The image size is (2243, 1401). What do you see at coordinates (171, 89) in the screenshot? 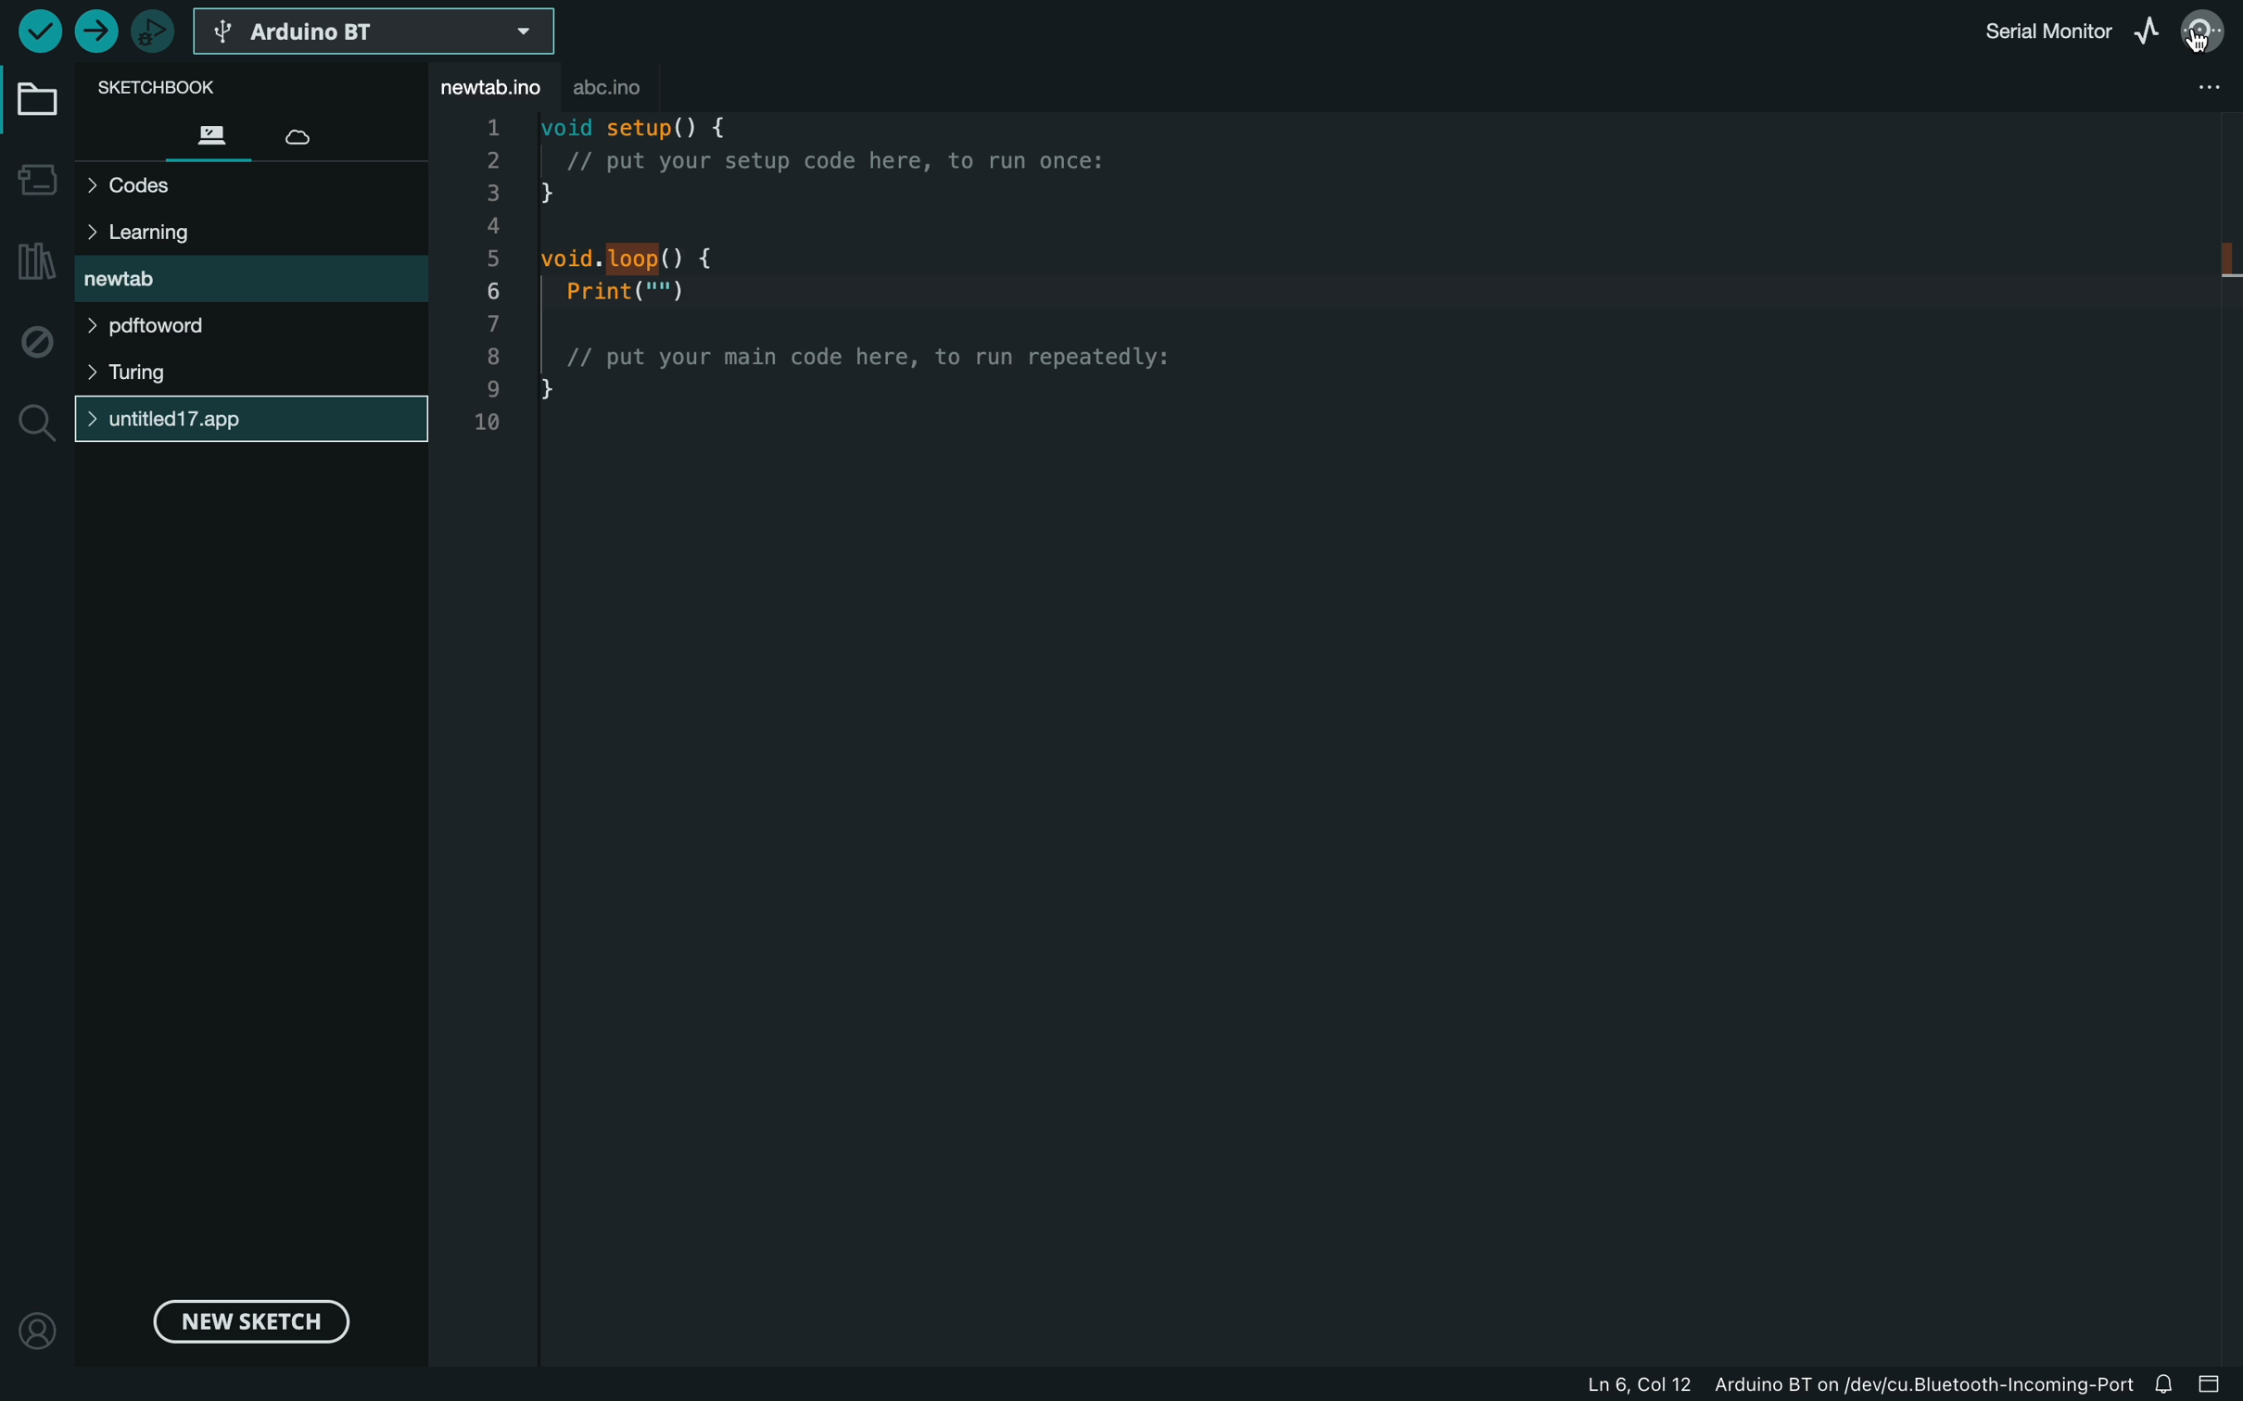
I see `sketchbook` at bounding box center [171, 89].